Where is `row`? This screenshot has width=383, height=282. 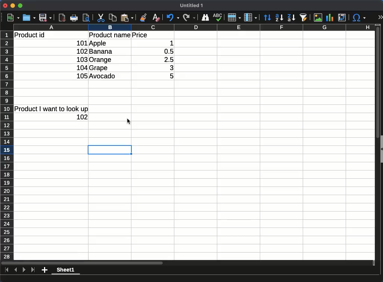 row is located at coordinates (7, 145).